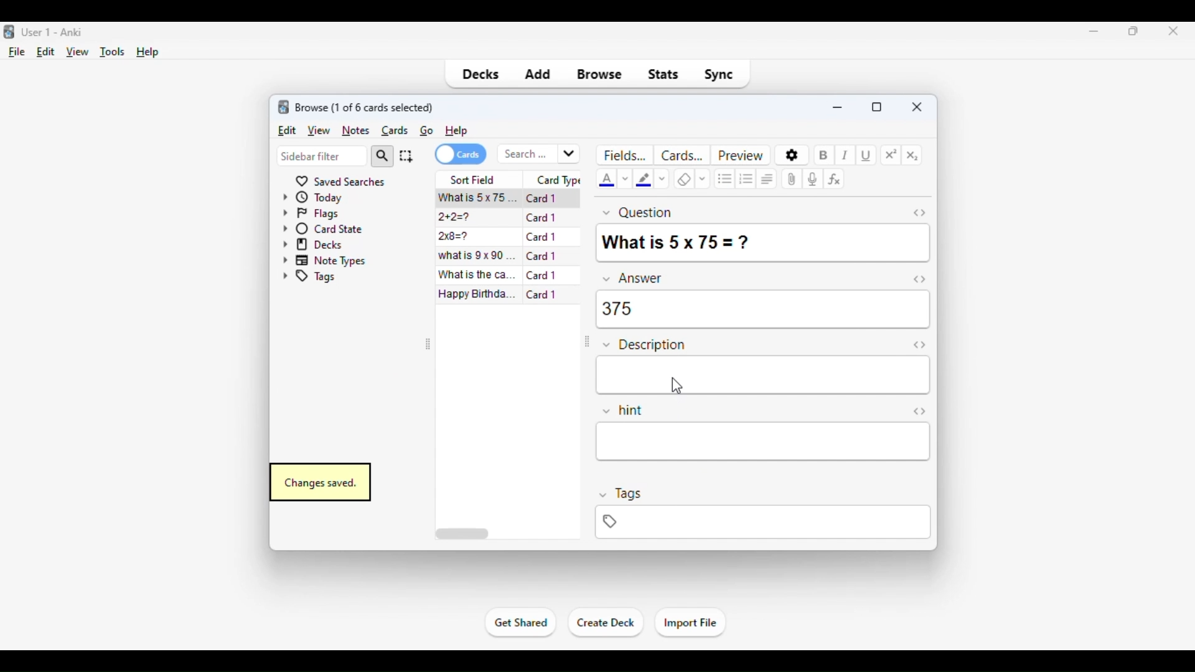  Describe the element at coordinates (307, 276) in the screenshot. I see `tags` at that location.